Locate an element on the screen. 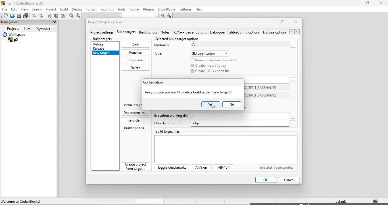 This screenshot has width=388, height=205. replace is located at coordinates (79, 17).